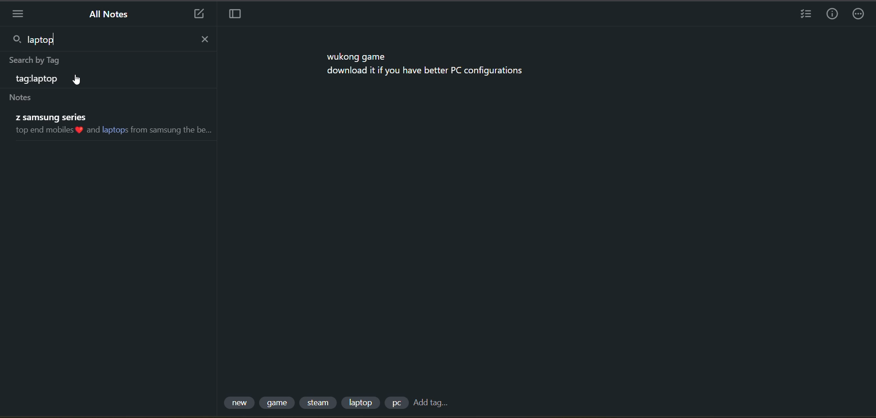 The width and height of the screenshot is (876, 418). Describe the element at coordinates (198, 13) in the screenshot. I see `new note` at that location.